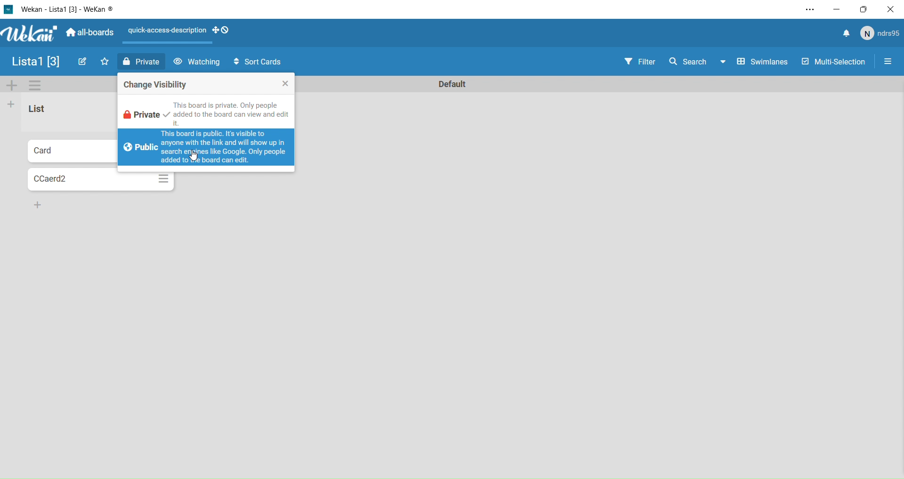  Describe the element at coordinates (196, 63) in the screenshot. I see `Watching` at that location.